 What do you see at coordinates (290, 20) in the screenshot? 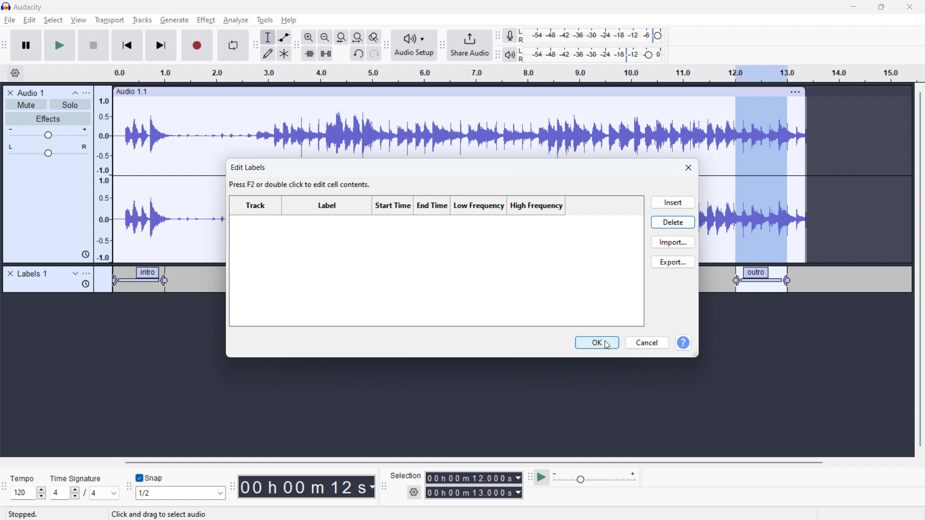
I see `help` at bounding box center [290, 20].